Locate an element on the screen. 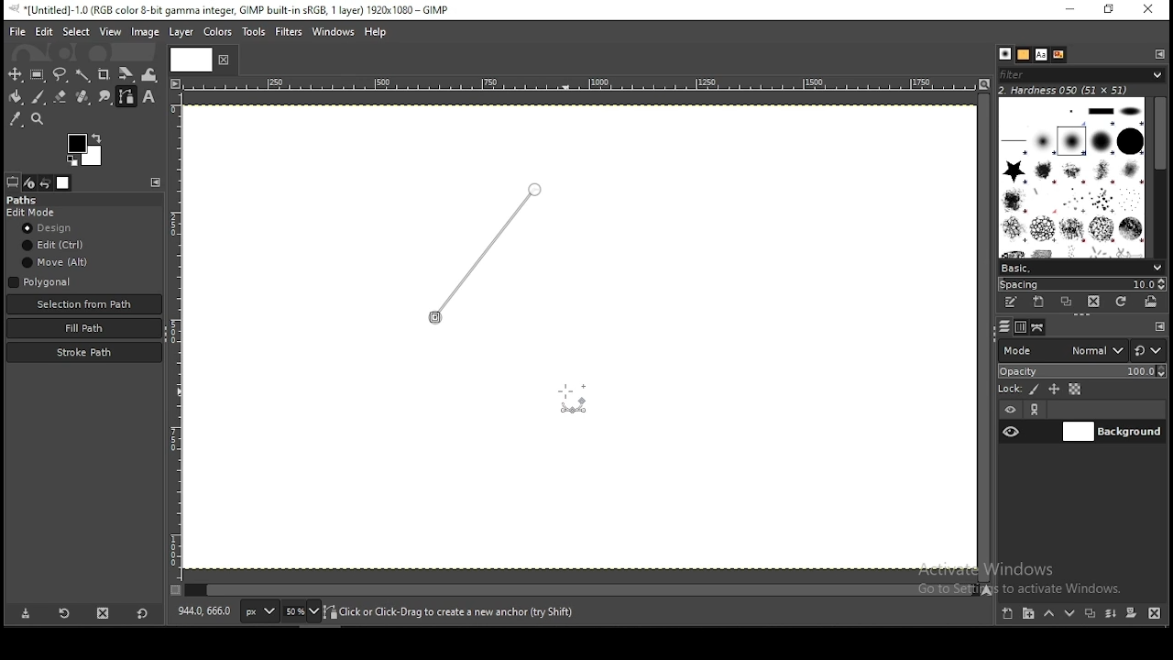 This screenshot has height=660, width=1173. text is located at coordinates (1040, 54).